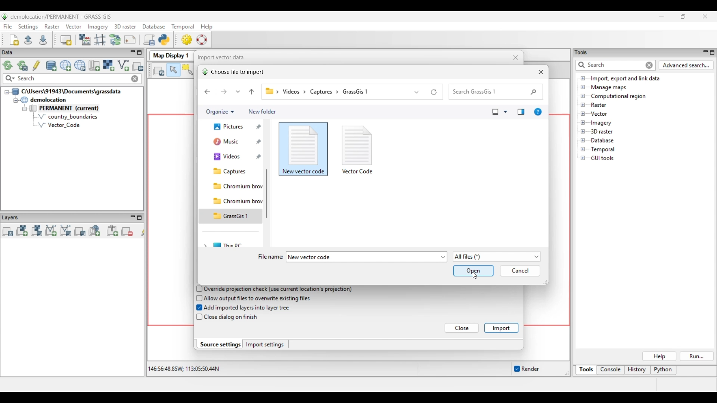  I want to click on Double click to see files under Imagery, so click(601, 123).